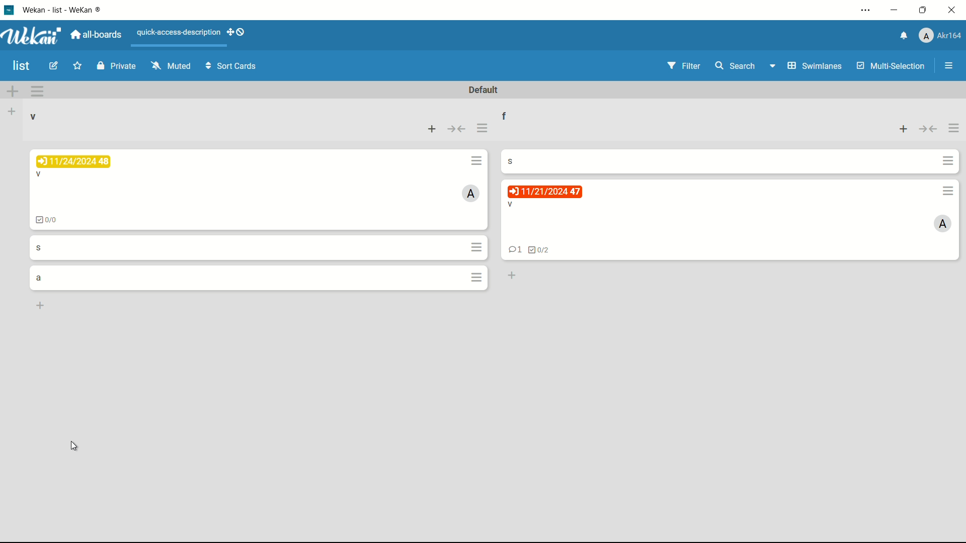 The image size is (966, 543). Describe the element at coordinates (955, 130) in the screenshot. I see `list actions` at that location.